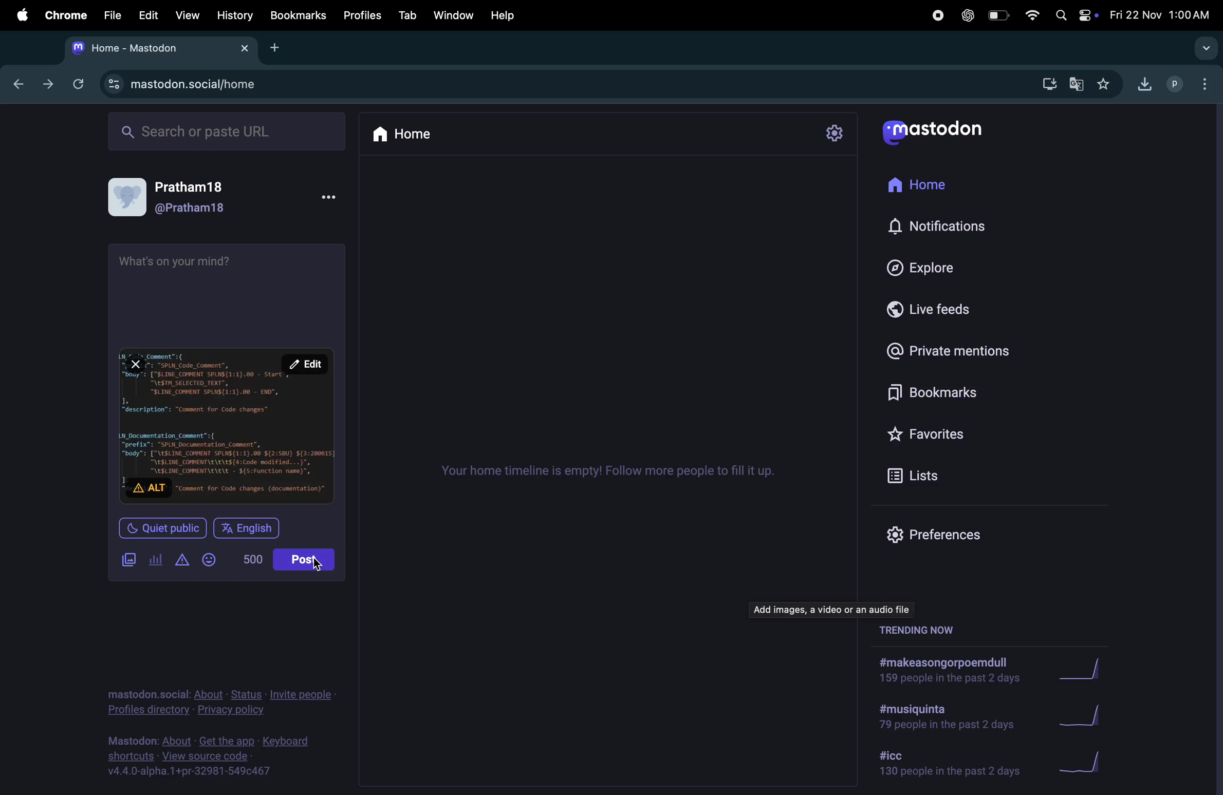  Describe the element at coordinates (917, 632) in the screenshot. I see `trending now` at that location.